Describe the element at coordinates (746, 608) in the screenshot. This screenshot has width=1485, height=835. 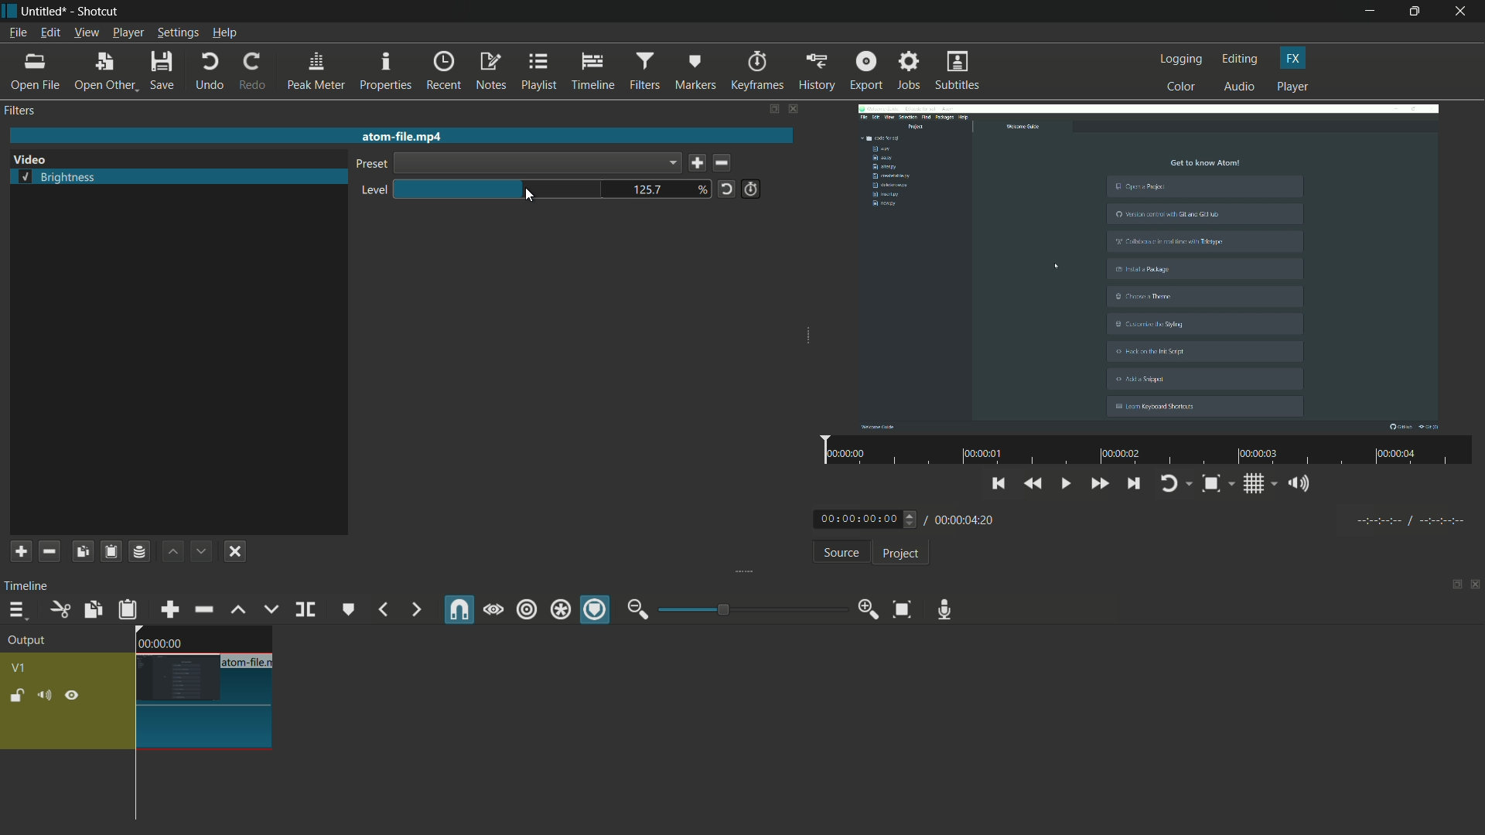
I see `zoom bar` at that location.